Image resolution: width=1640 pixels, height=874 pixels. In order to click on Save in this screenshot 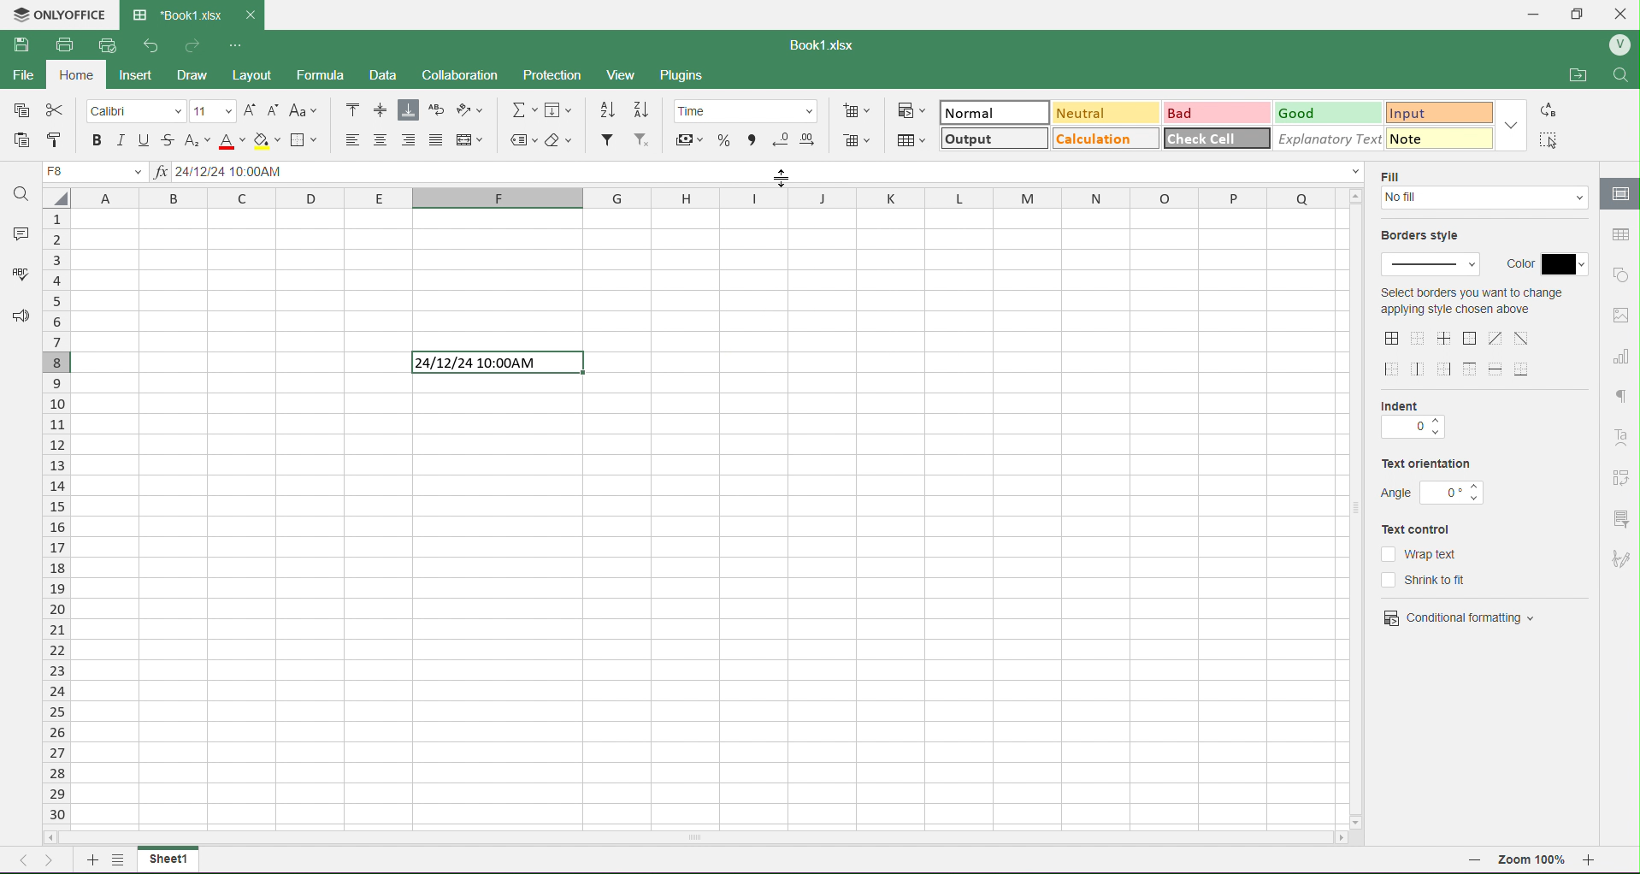, I will do `click(22, 45)`.